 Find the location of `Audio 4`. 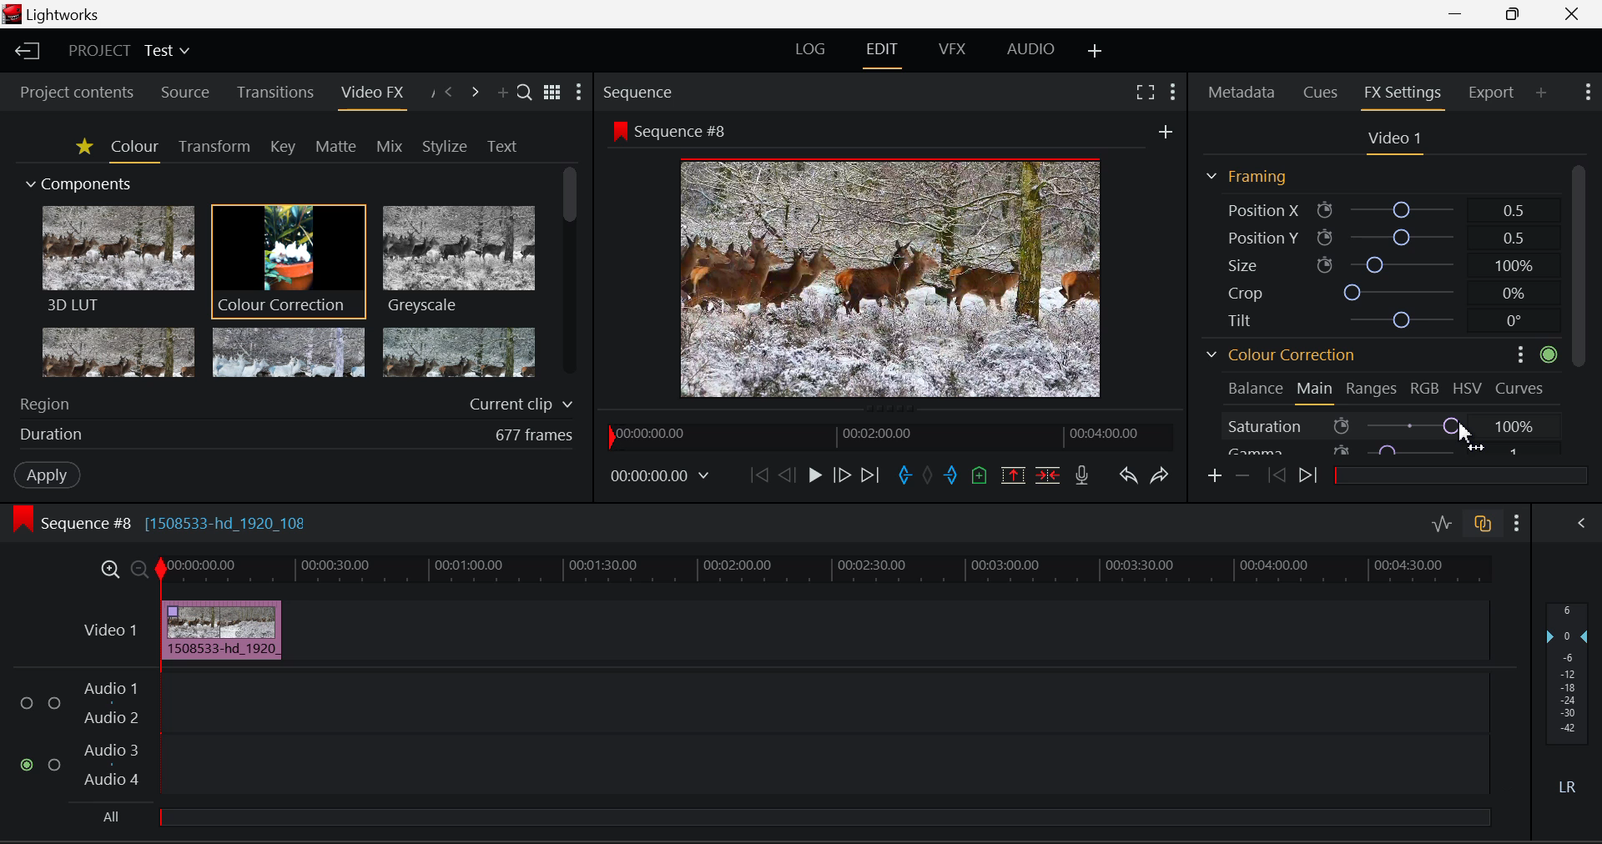

Audio 4 is located at coordinates (113, 782).